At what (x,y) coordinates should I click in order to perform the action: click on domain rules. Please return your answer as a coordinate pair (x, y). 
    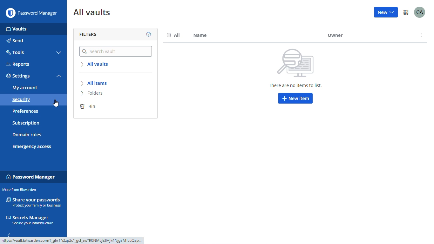
    Looking at the image, I should click on (27, 135).